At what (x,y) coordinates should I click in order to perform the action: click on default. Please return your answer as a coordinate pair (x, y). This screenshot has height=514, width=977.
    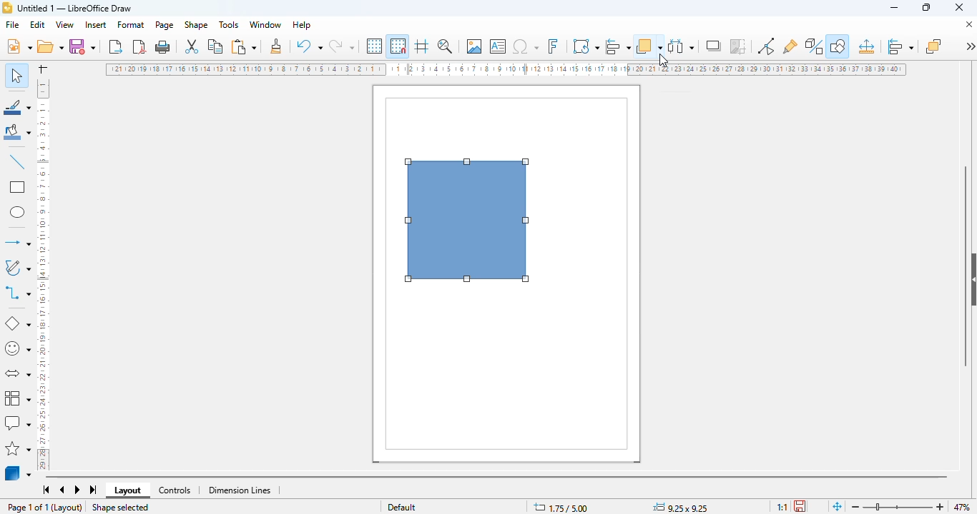
    Looking at the image, I should click on (402, 506).